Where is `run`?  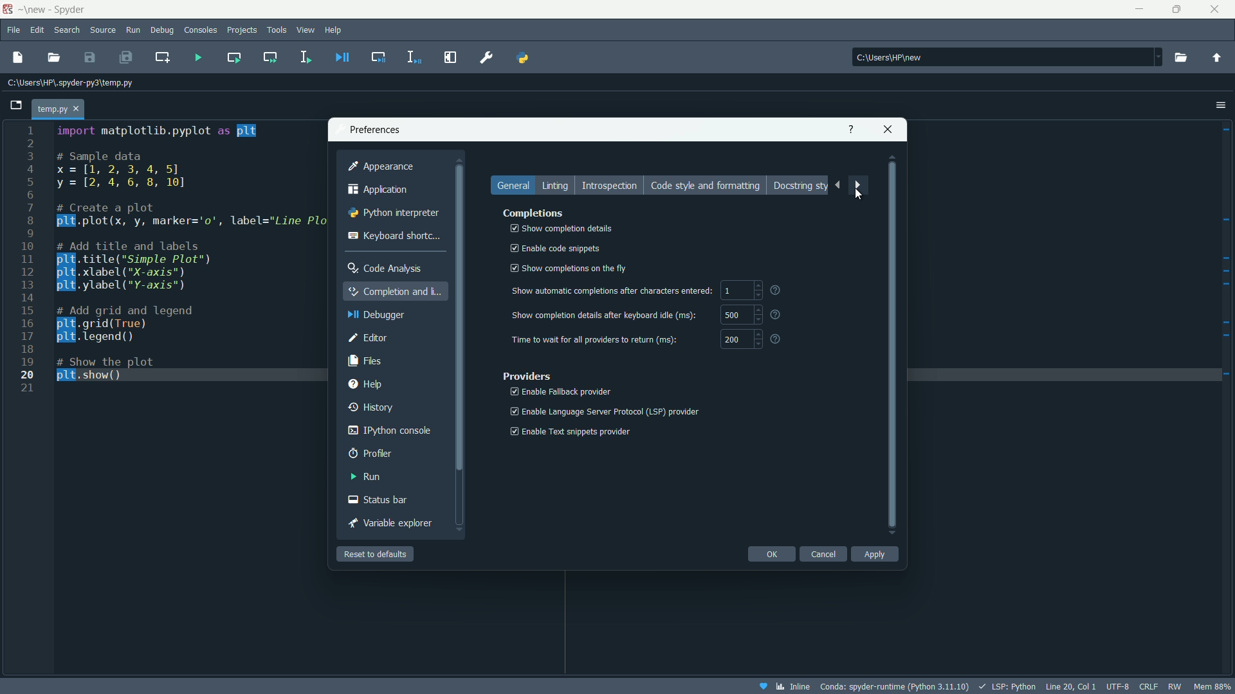
run is located at coordinates (365, 476).